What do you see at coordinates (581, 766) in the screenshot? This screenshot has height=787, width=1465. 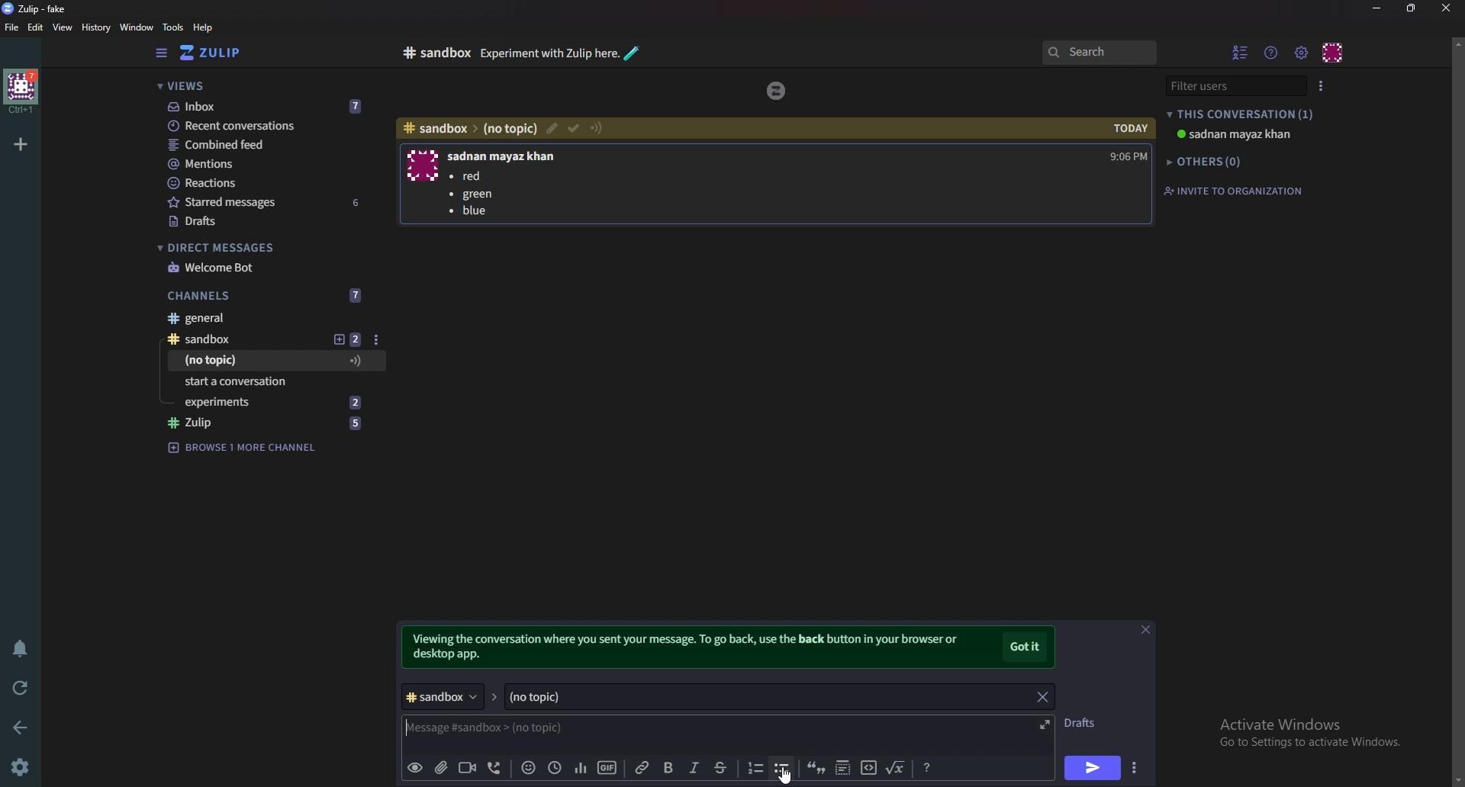 I see `poll` at bounding box center [581, 766].